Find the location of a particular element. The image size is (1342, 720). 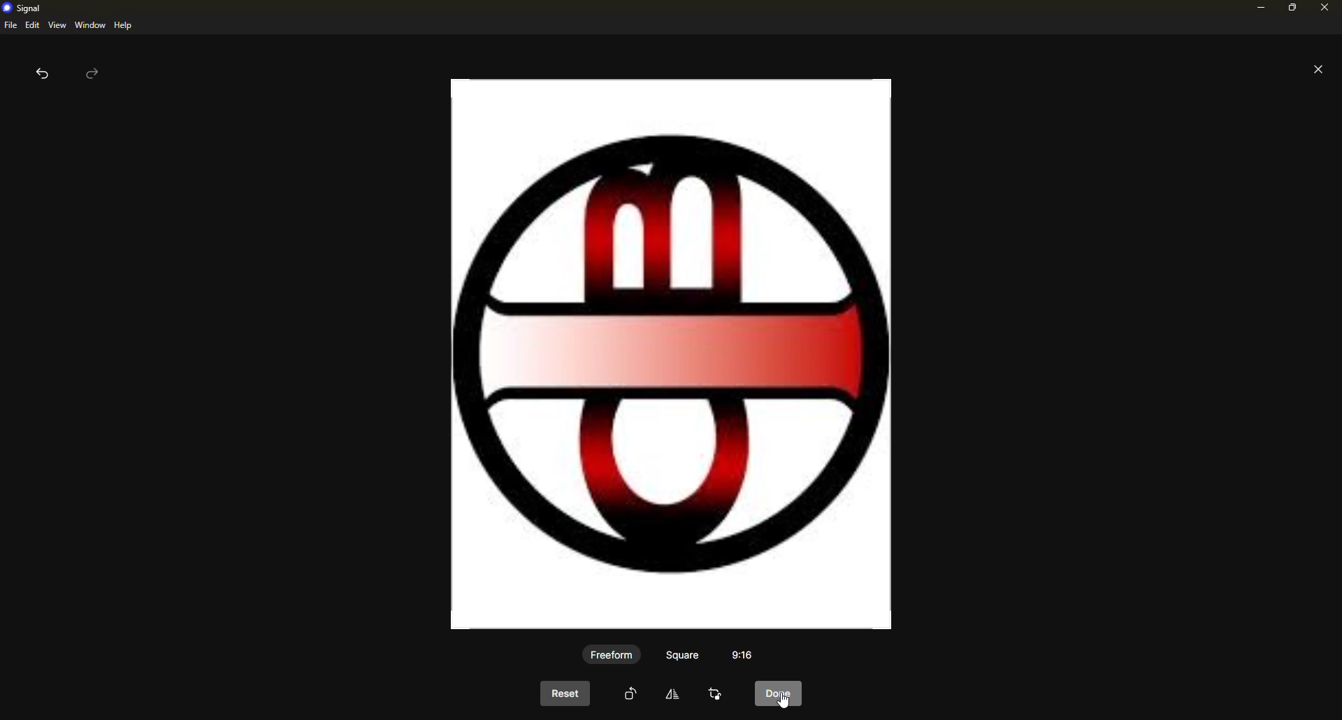

rotate is located at coordinates (633, 693).